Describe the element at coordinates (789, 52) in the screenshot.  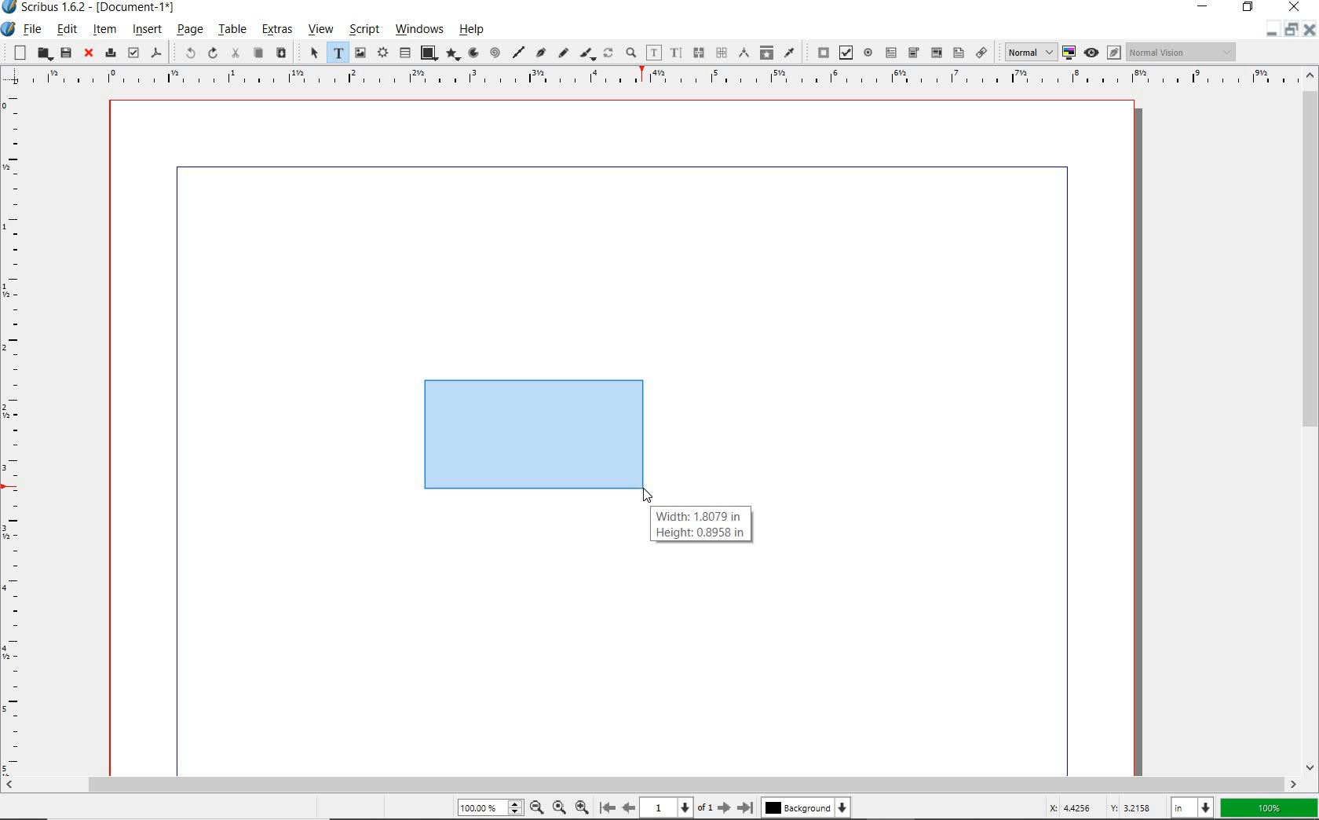
I see `eye dropper` at that location.